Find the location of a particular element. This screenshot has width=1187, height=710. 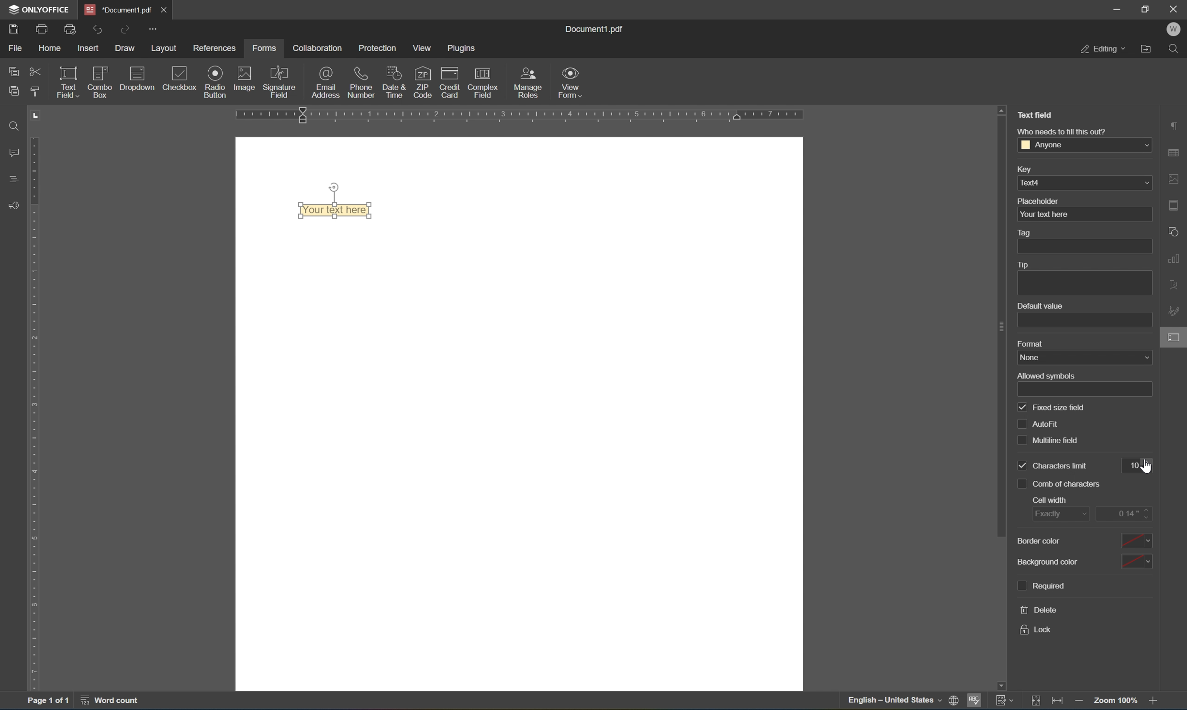

references is located at coordinates (214, 48).